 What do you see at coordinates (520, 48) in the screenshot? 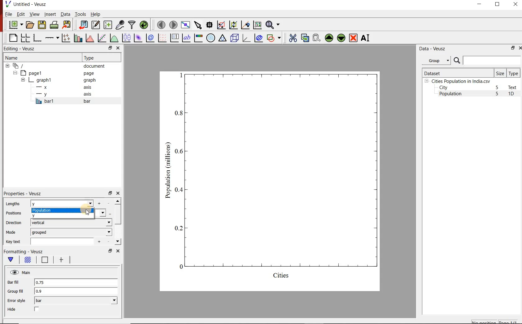
I see `close` at bounding box center [520, 48].